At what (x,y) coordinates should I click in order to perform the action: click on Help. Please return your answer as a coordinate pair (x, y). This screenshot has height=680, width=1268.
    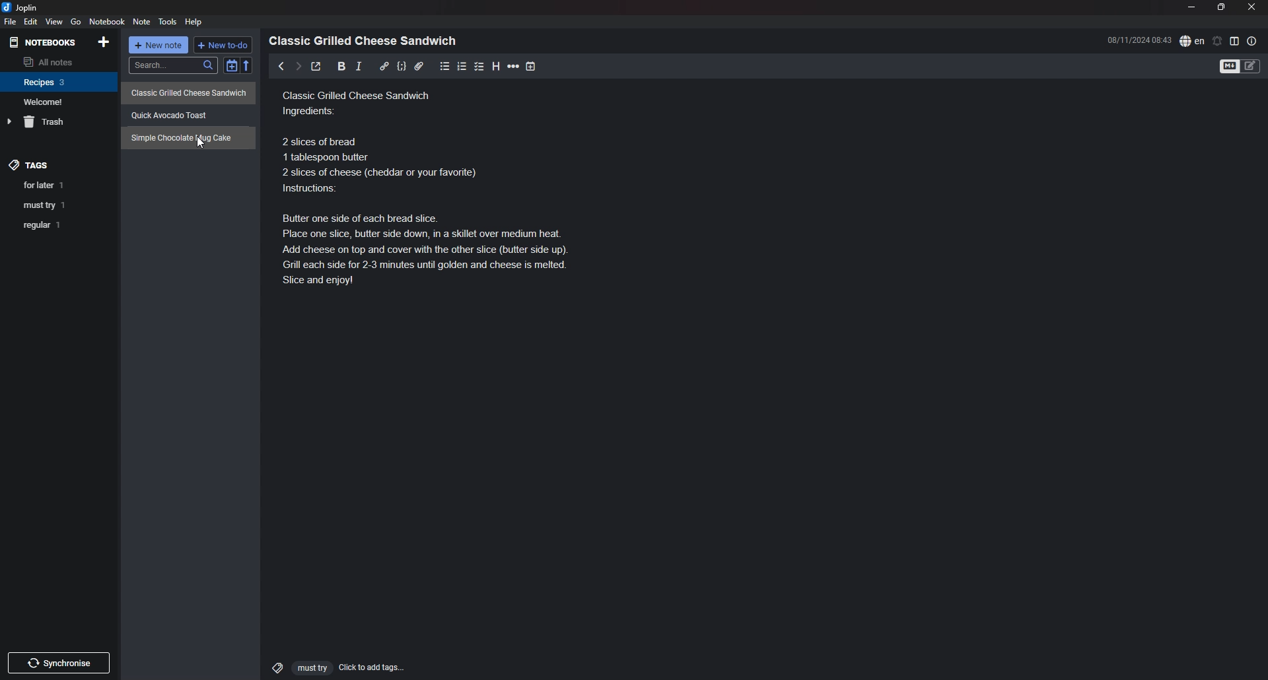
    Looking at the image, I should click on (195, 21).